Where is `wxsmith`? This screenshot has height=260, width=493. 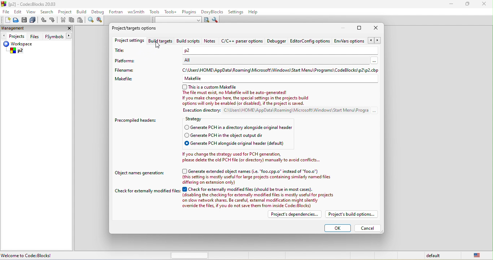 wxsmith is located at coordinates (137, 12).